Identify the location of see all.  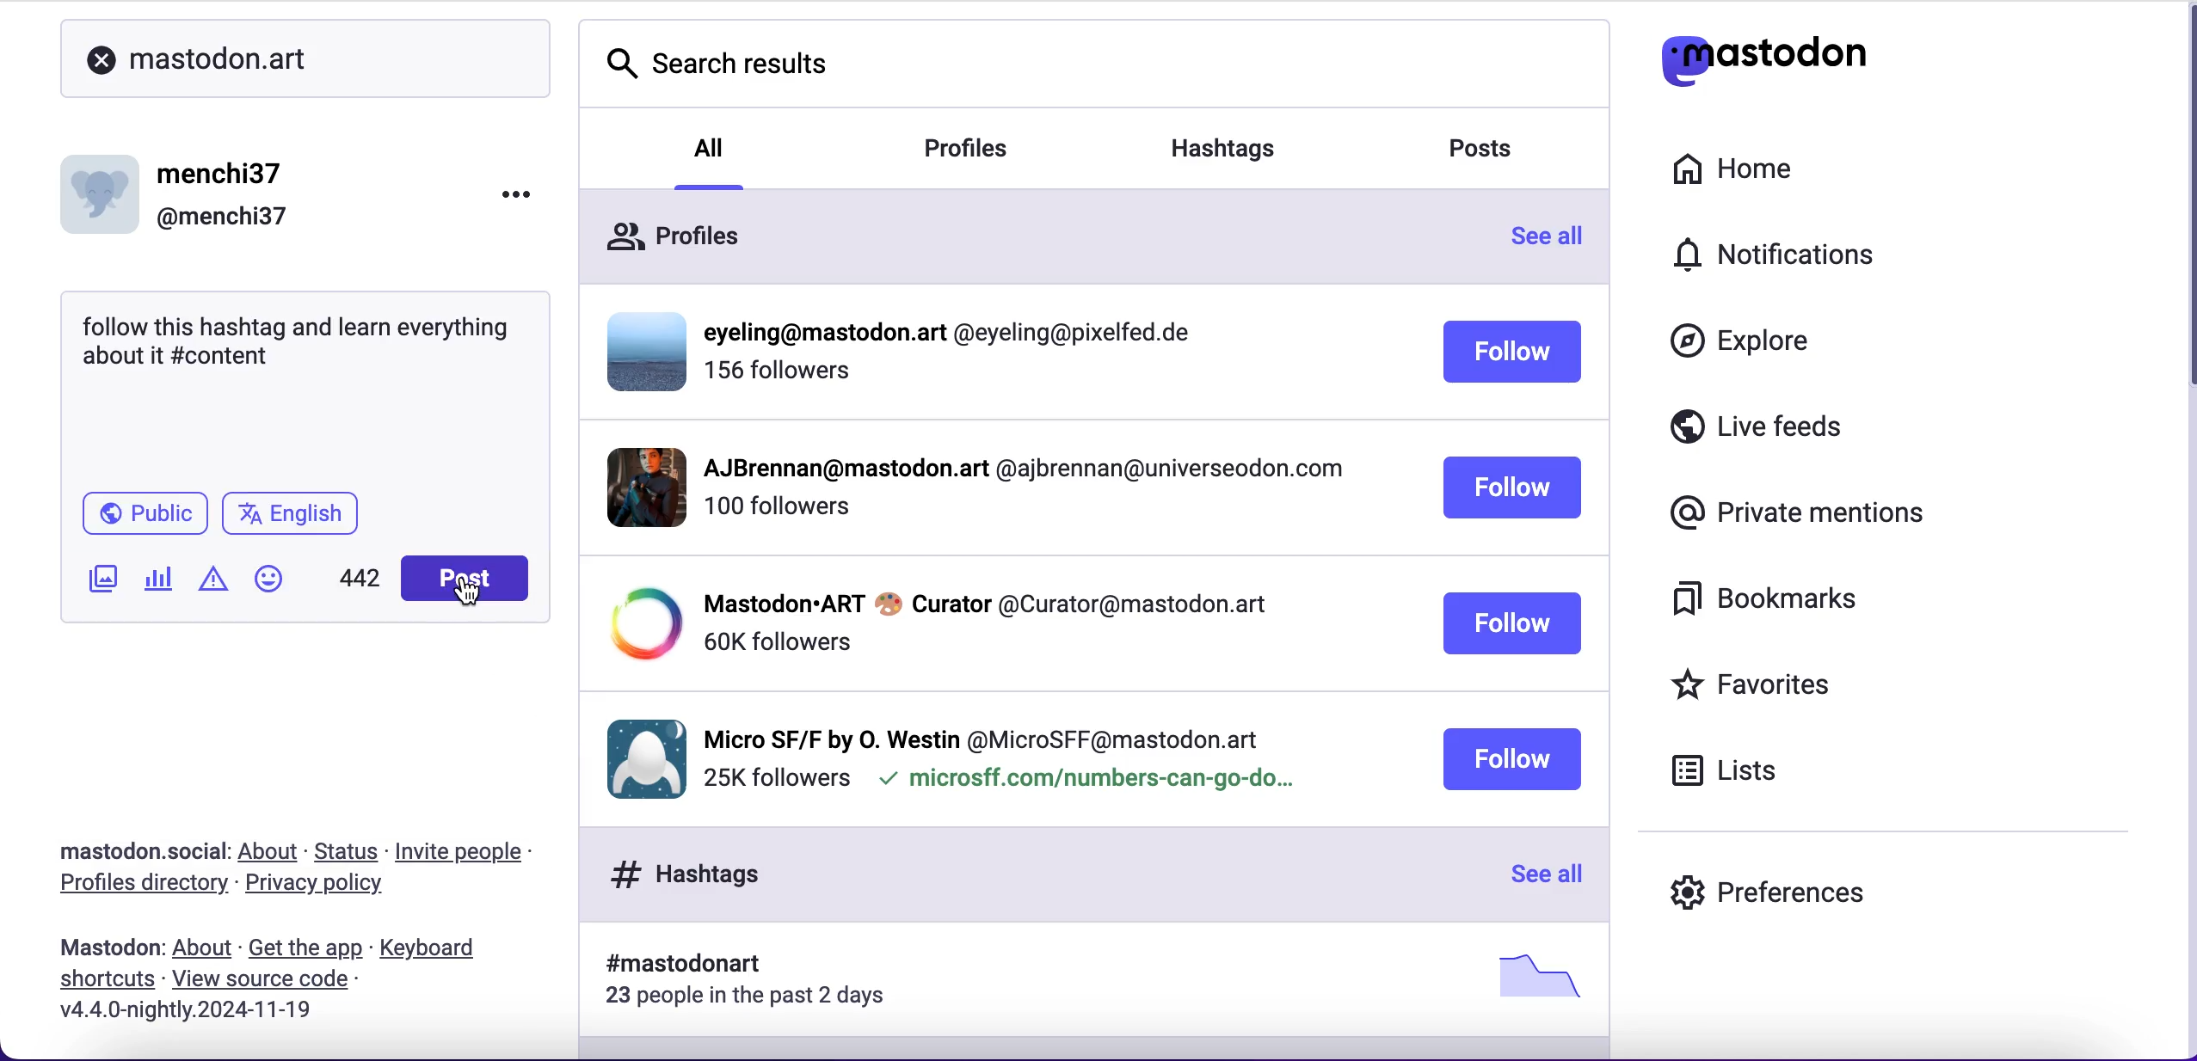
(1542, 876).